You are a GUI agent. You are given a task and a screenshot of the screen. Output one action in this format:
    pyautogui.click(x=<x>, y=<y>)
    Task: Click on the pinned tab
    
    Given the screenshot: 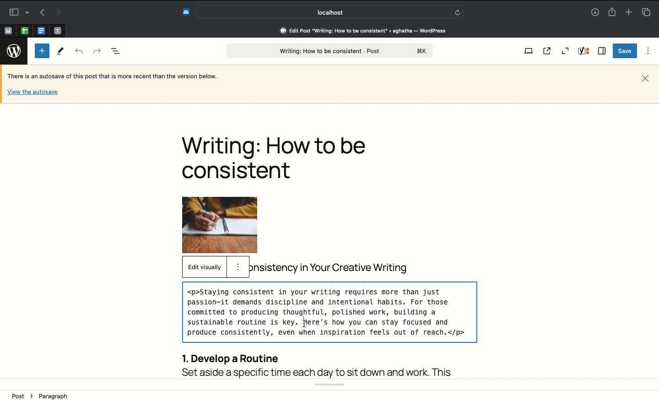 What is the action you would take?
    pyautogui.click(x=7, y=30)
    